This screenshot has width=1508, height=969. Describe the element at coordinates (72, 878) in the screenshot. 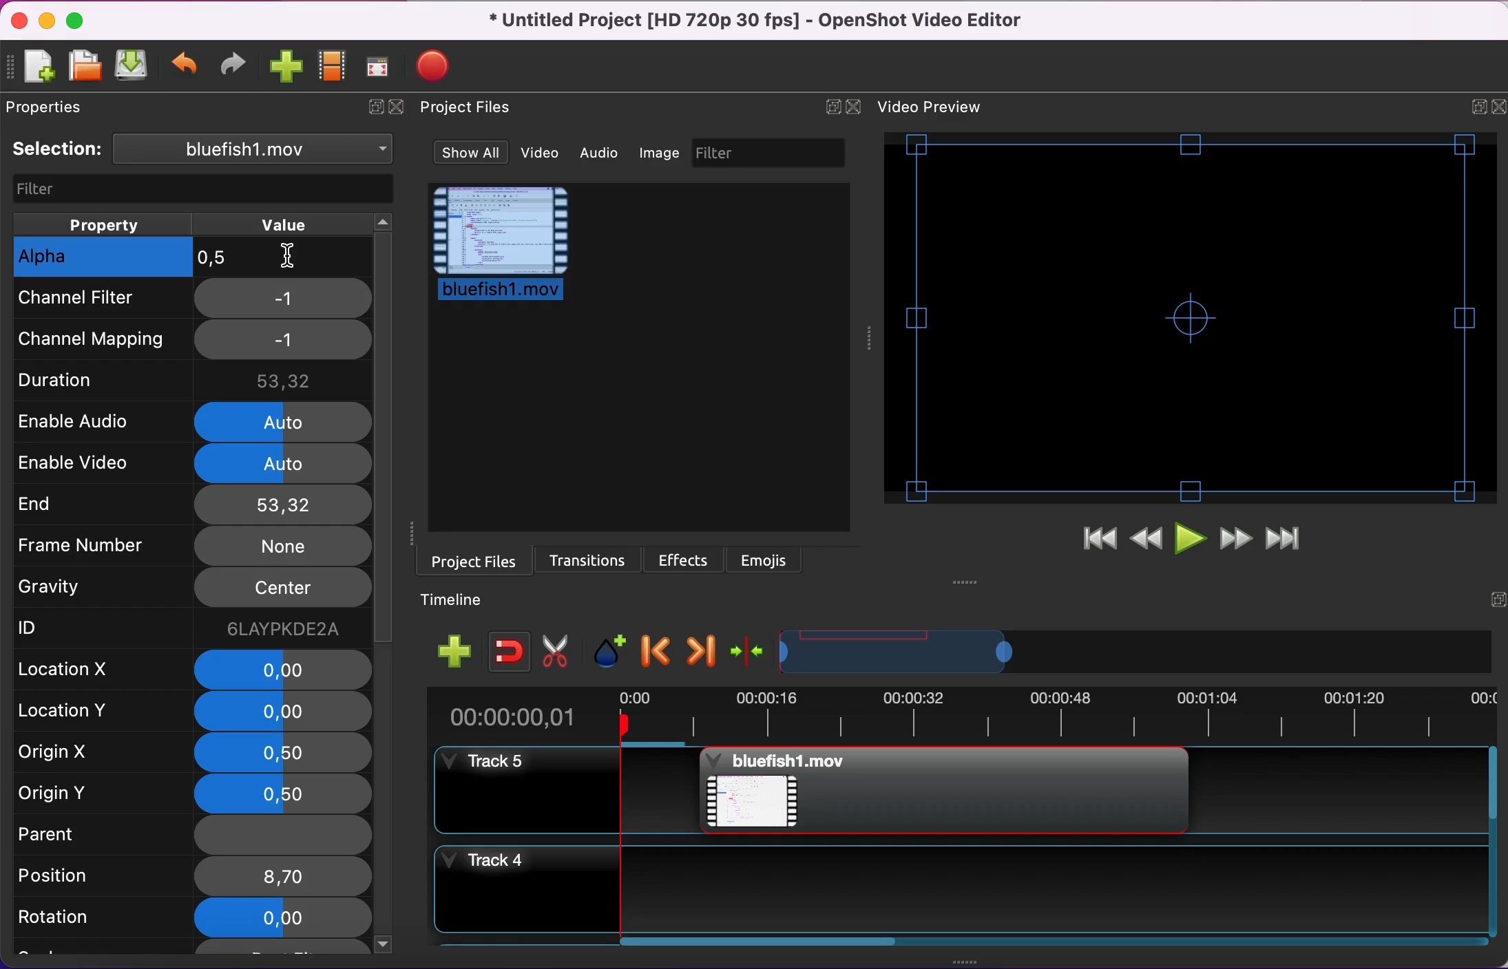

I see `position` at that location.